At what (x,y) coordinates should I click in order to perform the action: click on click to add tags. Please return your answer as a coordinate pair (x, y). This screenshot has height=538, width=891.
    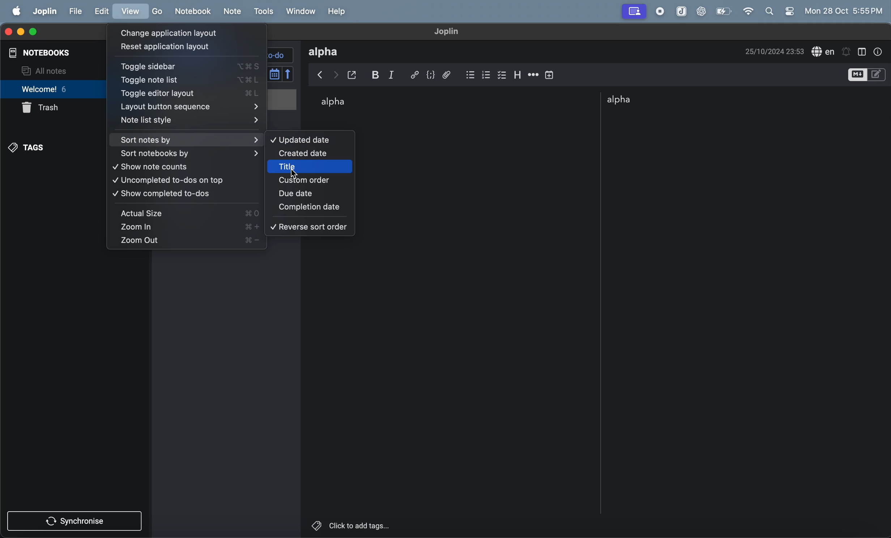
    Looking at the image, I should click on (378, 525).